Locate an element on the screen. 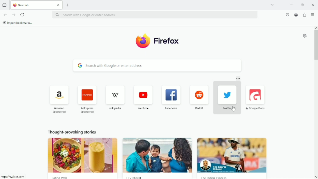 The height and width of the screenshot is (179, 318). Cursor is located at coordinates (234, 109).